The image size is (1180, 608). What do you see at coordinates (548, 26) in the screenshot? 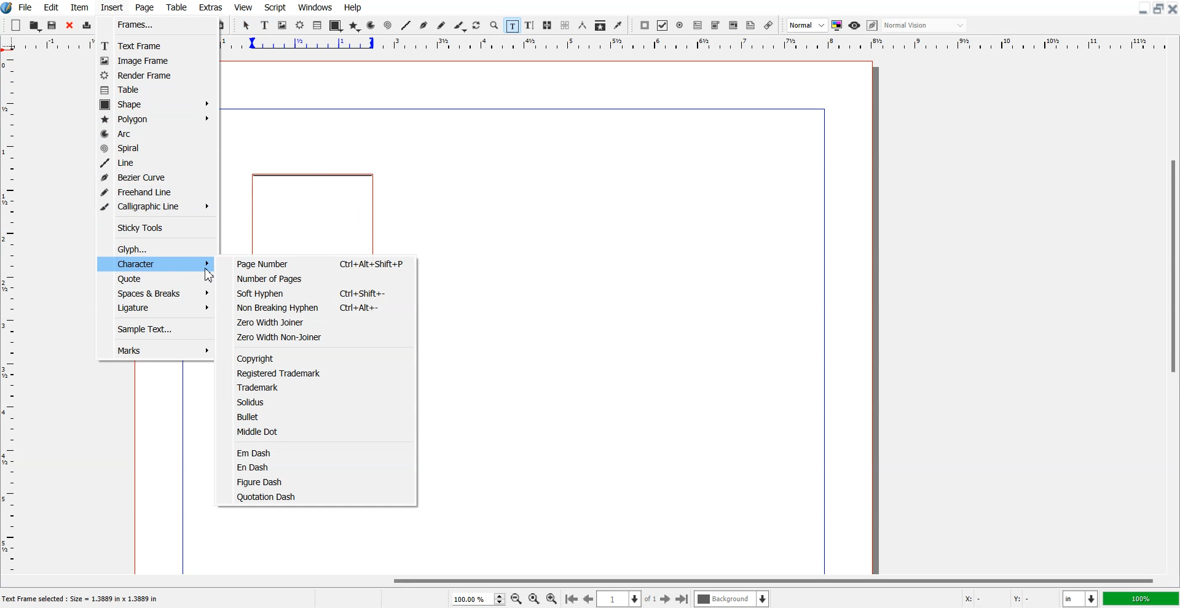
I see `Link text frame` at bounding box center [548, 26].